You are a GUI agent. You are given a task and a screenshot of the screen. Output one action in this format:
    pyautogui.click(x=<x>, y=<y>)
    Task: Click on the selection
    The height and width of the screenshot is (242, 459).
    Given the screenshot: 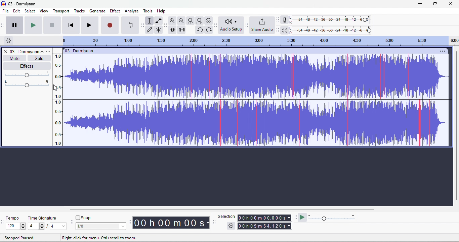 What is the action you would take?
    pyautogui.click(x=226, y=216)
    